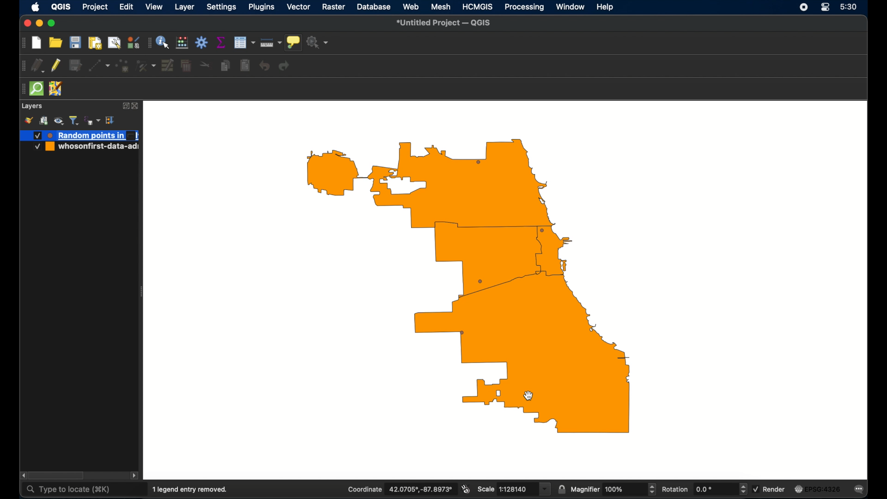  I want to click on lock scale, so click(561, 489).